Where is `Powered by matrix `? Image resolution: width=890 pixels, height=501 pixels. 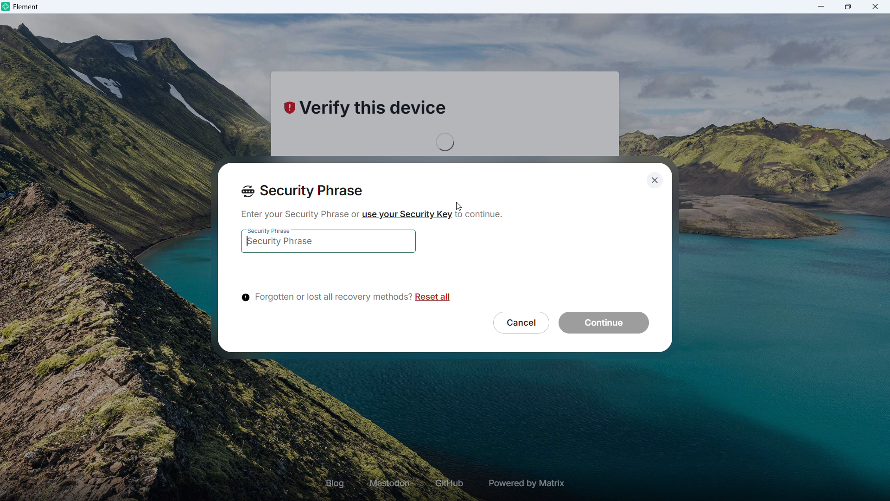
Powered by matrix  is located at coordinates (525, 483).